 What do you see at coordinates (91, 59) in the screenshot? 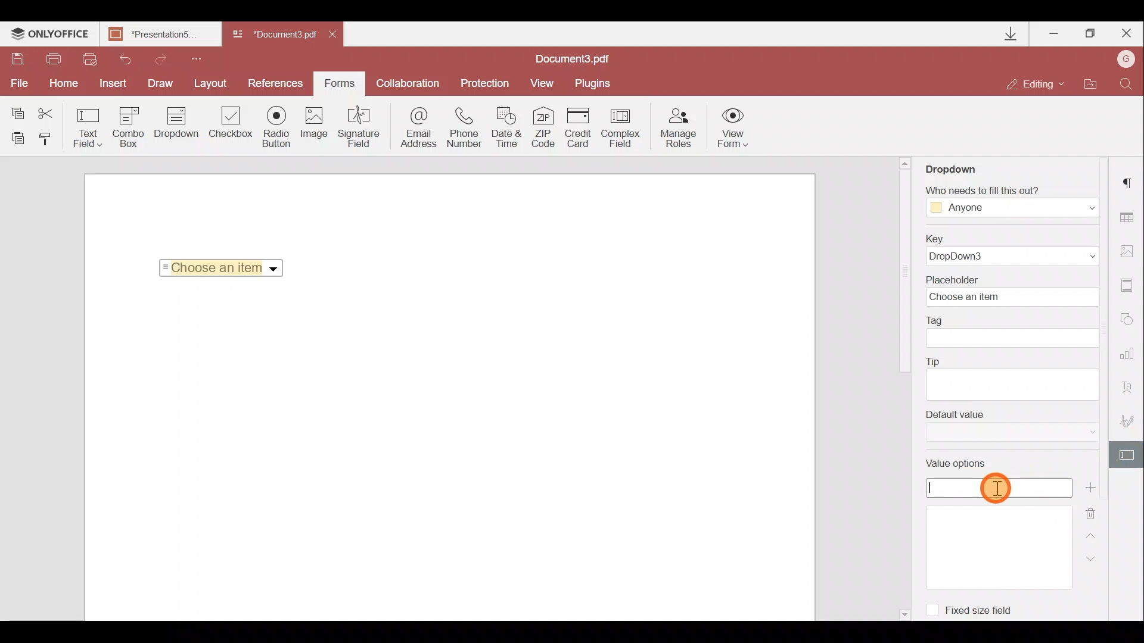
I see `Quick print` at bounding box center [91, 59].